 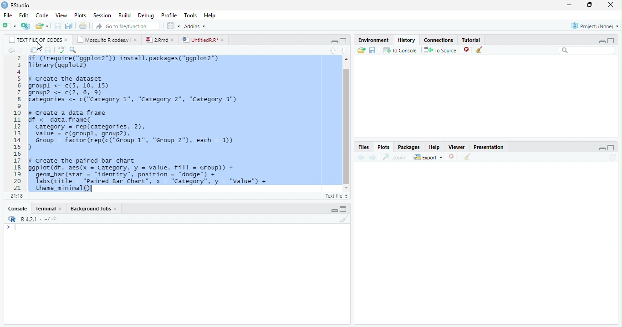 What do you see at coordinates (124, 14) in the screenshot?
I see `build` at bounding box center [124, 14].